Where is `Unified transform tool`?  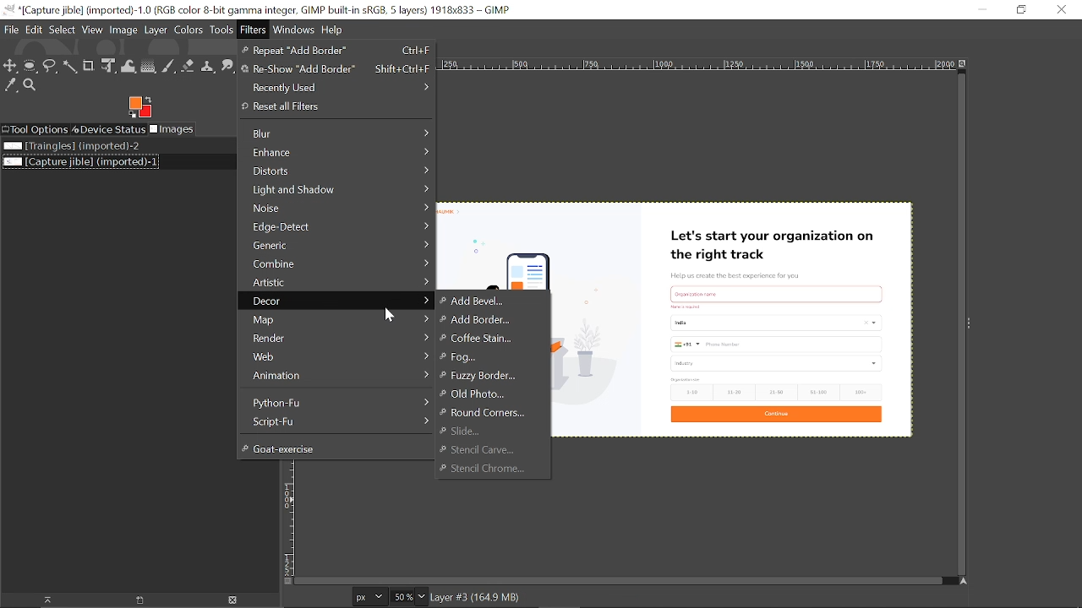 Unified transform tool is located at coordinates (108, 67).